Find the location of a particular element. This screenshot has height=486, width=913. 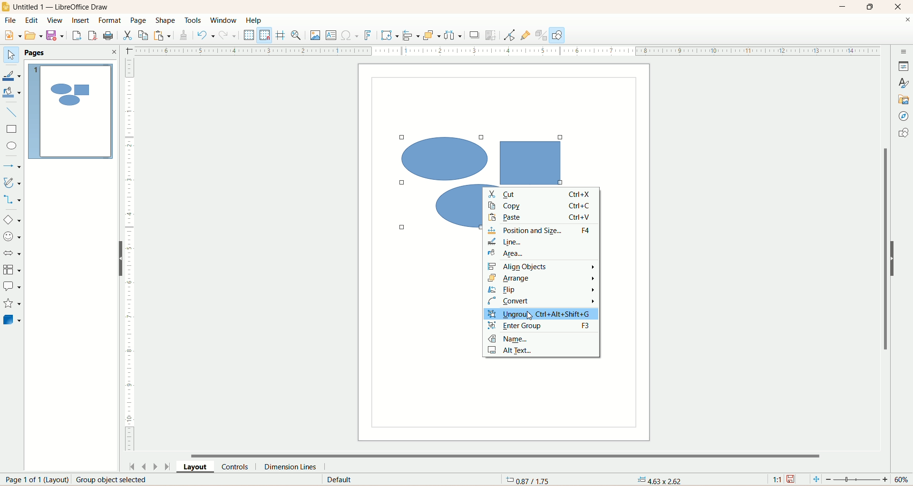

export is located at coordinates (76, 36).